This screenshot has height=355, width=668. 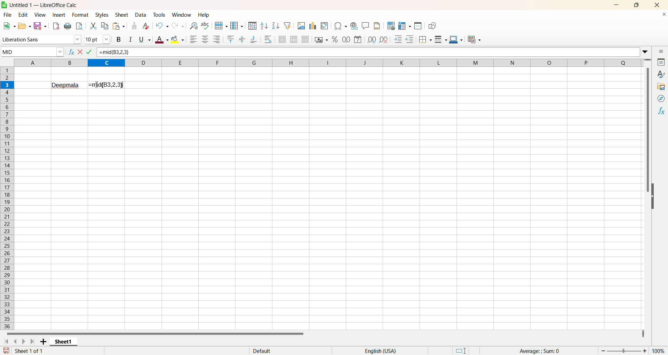 I want to click on Align bottom, so click(x=253, y=40).